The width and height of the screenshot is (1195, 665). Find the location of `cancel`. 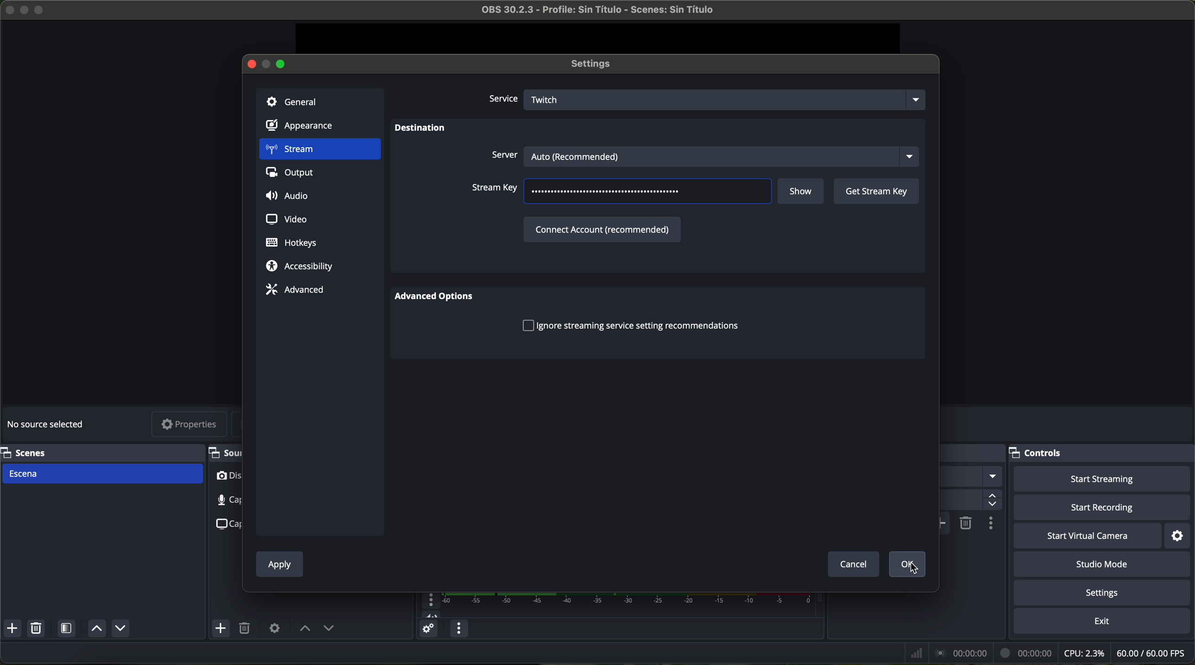

cancel is located at coordinates (853, 564).